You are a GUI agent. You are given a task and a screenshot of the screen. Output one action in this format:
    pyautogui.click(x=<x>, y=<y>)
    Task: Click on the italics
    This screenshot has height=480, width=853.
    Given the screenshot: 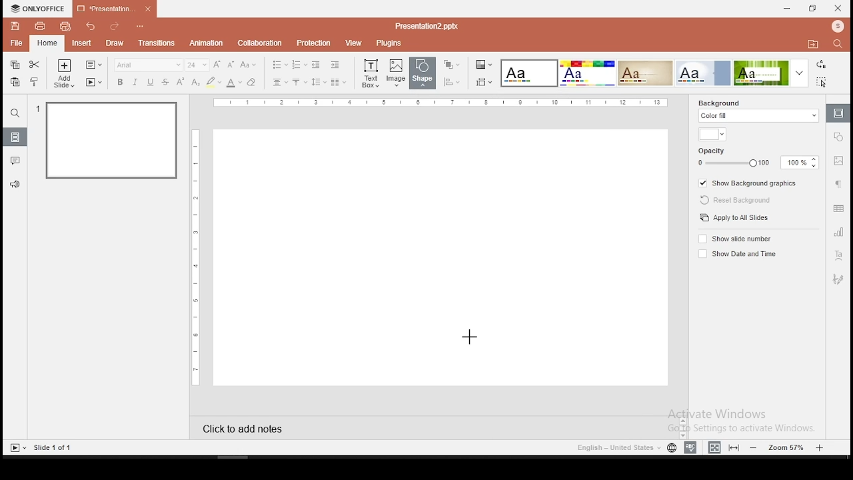 What is the action you would take?
    pyautogui.click(x=135, y=82)
    